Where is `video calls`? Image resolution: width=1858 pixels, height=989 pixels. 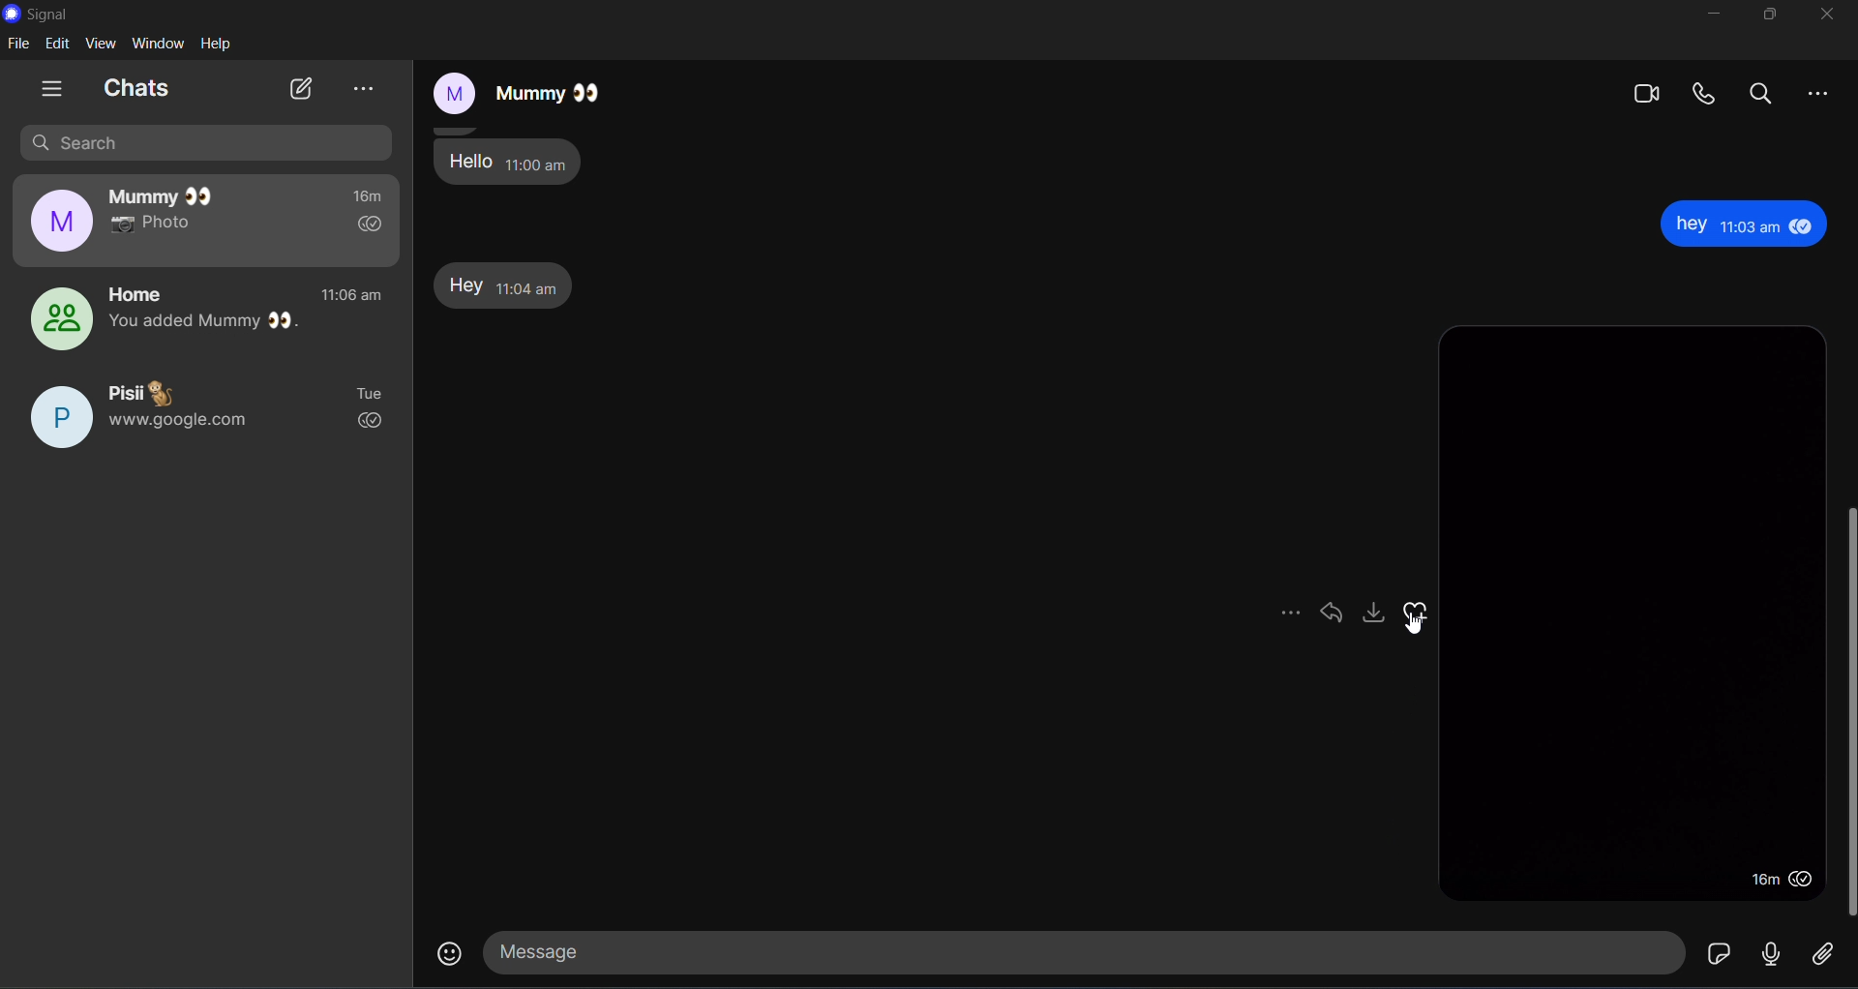 video calls is located at coordinates (1647, 93).